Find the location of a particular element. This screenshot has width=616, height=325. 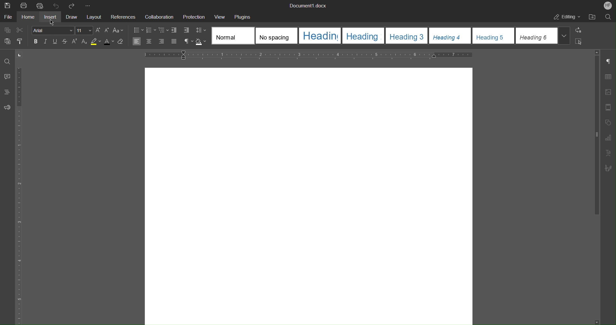

More headings is located at coordinates (566, 37).